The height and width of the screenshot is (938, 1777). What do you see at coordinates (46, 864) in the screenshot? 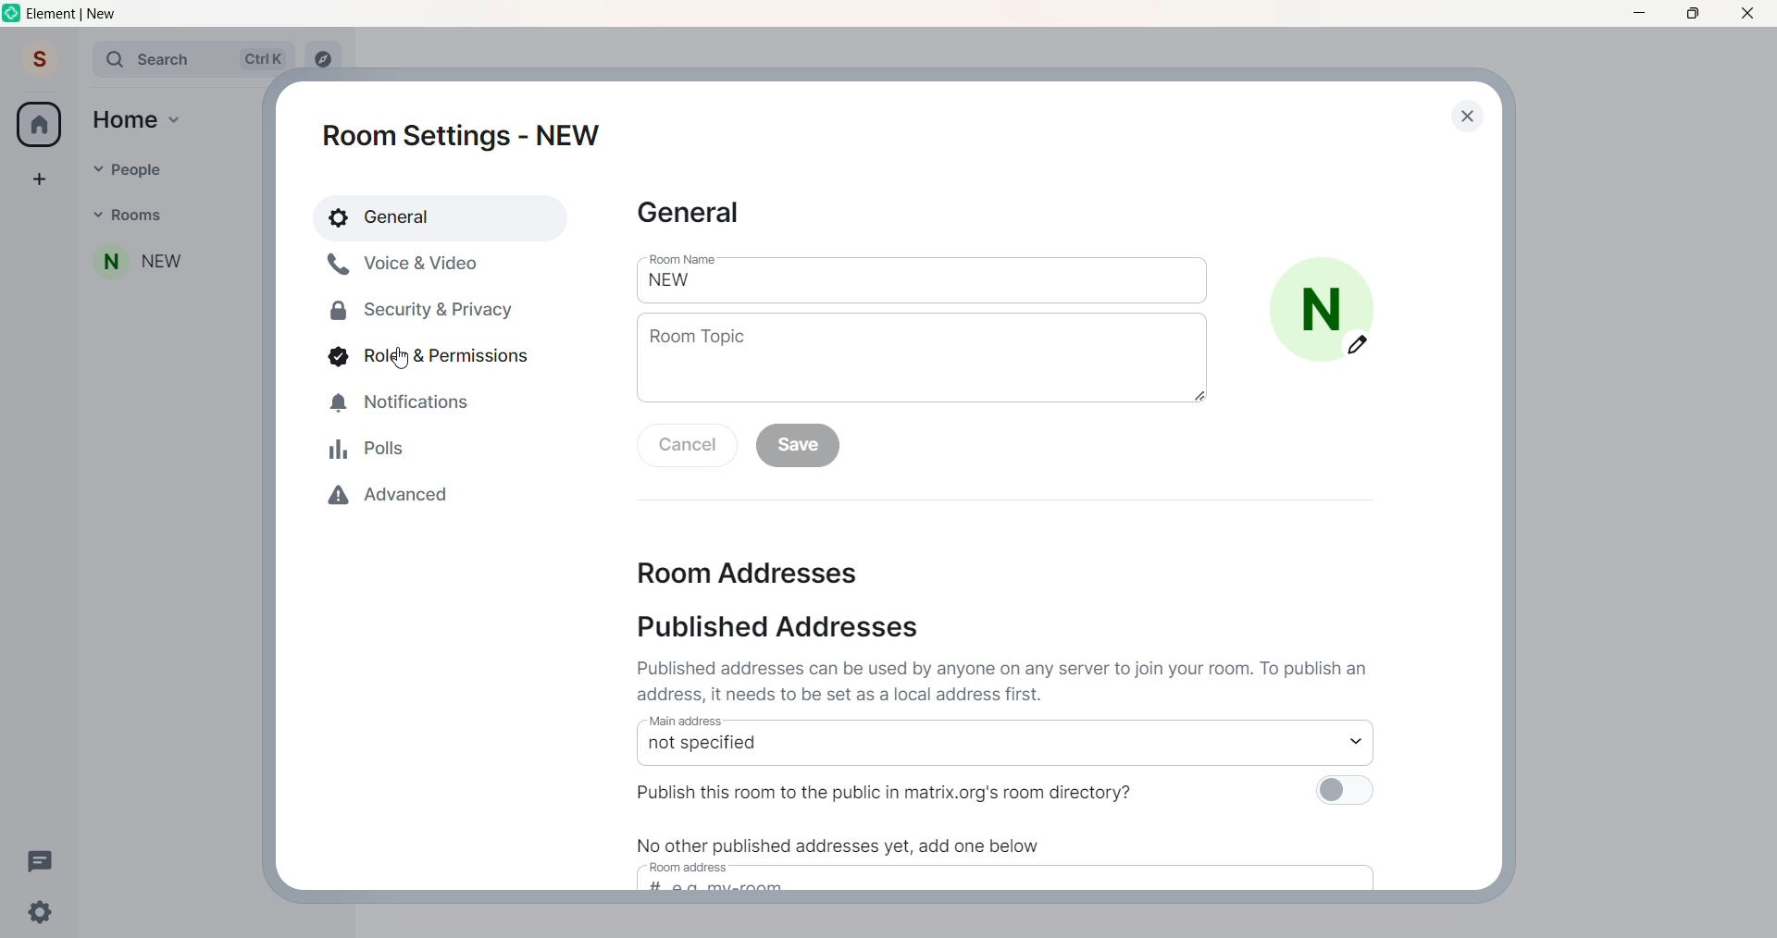
I see `threads` at bounding box center [46, 864].